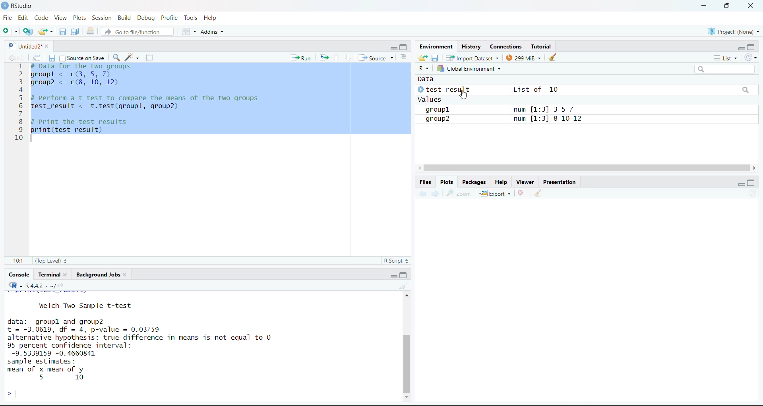 The height and width of the screenshot is (406, 763). Describe the element at coordinates (403, 47) in the screenshot. I see `maximize` at that location.